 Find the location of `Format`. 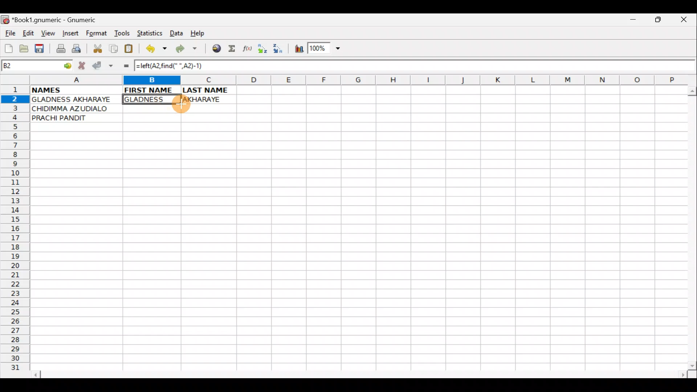

Format is located at coordinates (98, 34).